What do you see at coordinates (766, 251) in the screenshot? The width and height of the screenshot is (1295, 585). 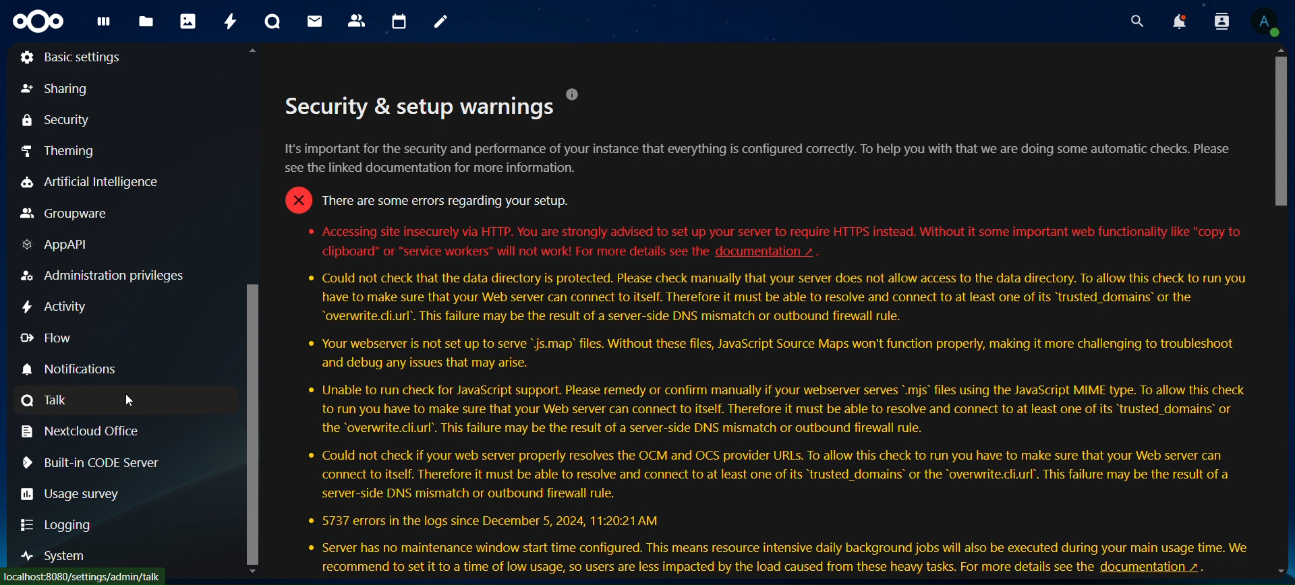 I see `hyperlink` at bounding box center [766, 251].